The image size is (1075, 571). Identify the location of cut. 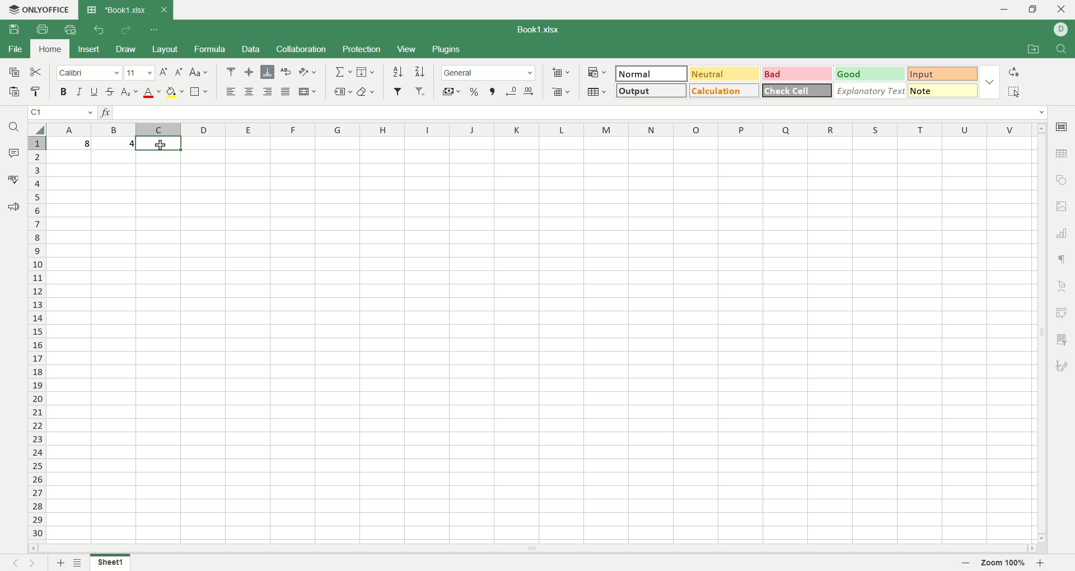
(36, 73).